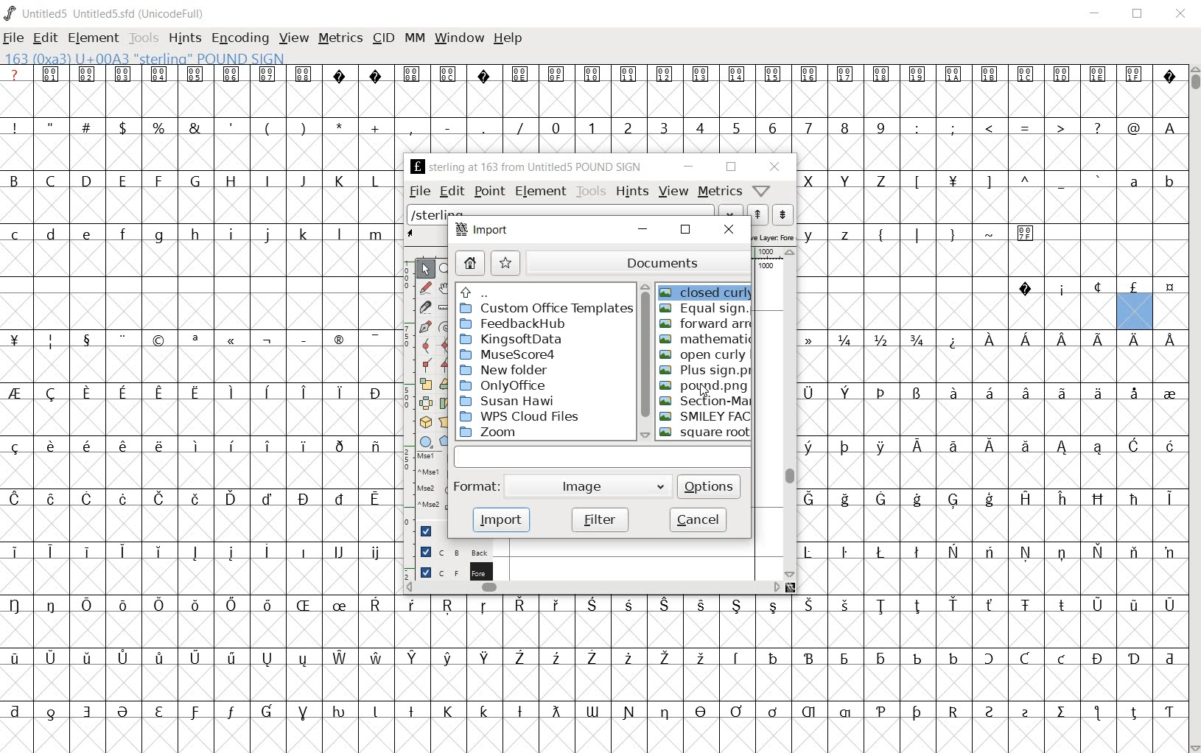 Image resolution: width=1201 pixels, height=753 pixels. What do you see at coordinates (303, 234) in the screenshot?
I see `k` at bounding box center [303, 234].